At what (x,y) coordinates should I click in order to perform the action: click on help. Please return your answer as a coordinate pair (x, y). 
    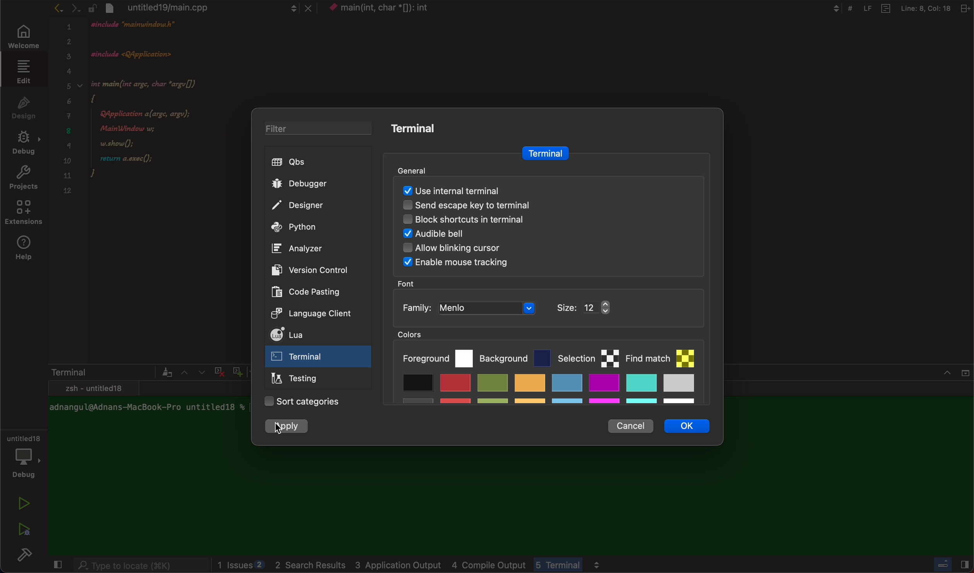
    Looking at the image, I should click on (26, 249).